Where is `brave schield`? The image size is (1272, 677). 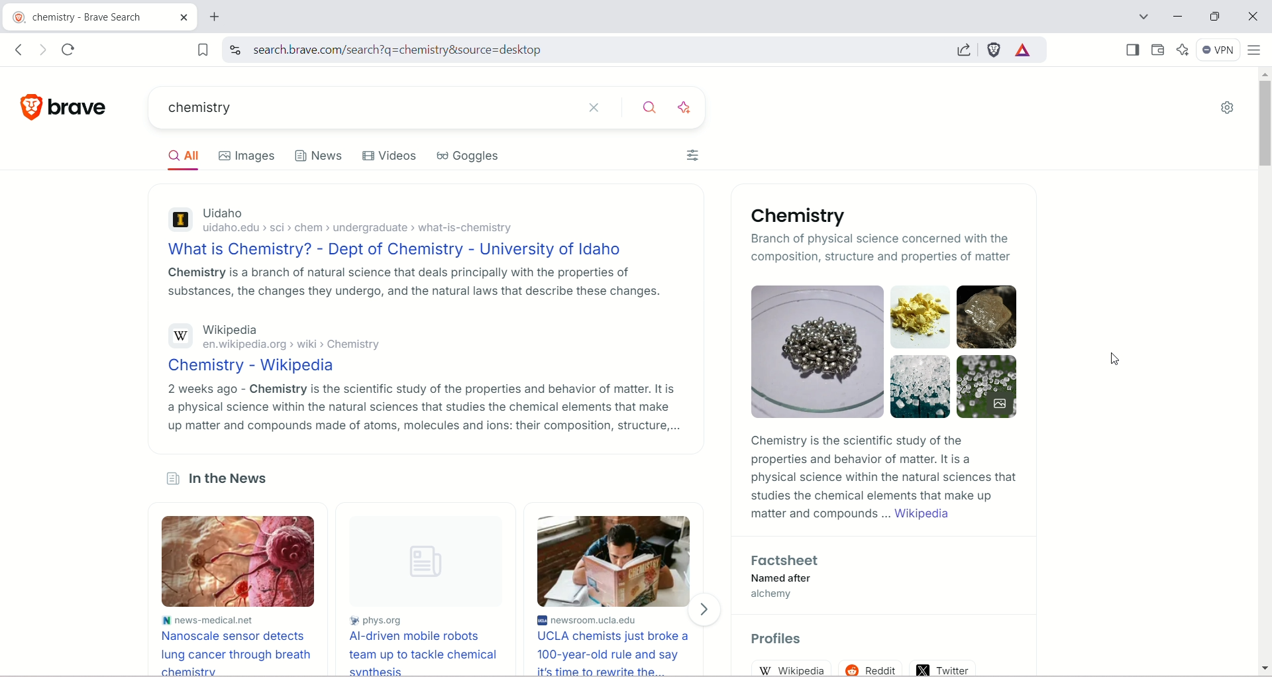 brave schield is located at coordinates (995, 50).